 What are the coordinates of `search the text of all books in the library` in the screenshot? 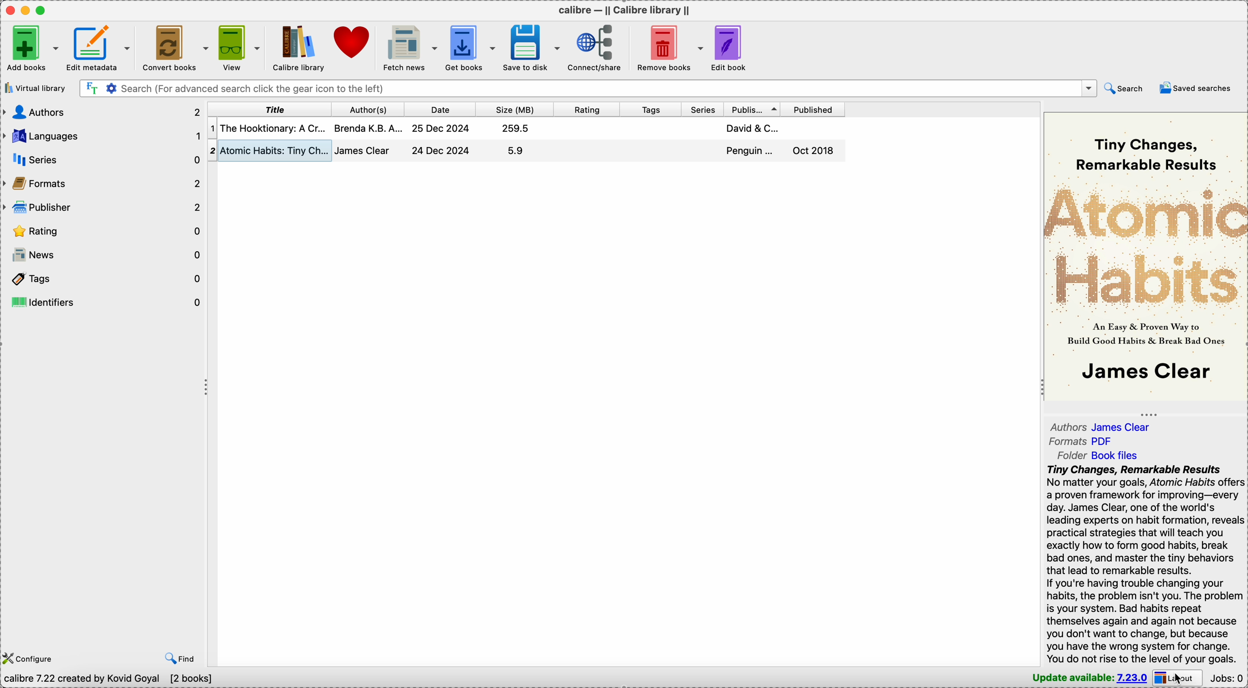 It's located at (92, 89).